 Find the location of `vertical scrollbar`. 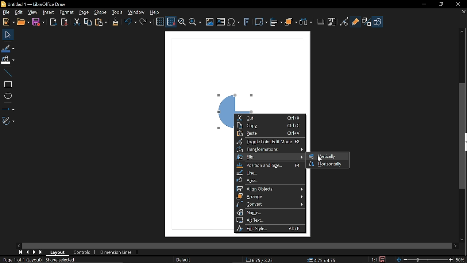

vertical scrollbar is located at coordinates (463, 137).